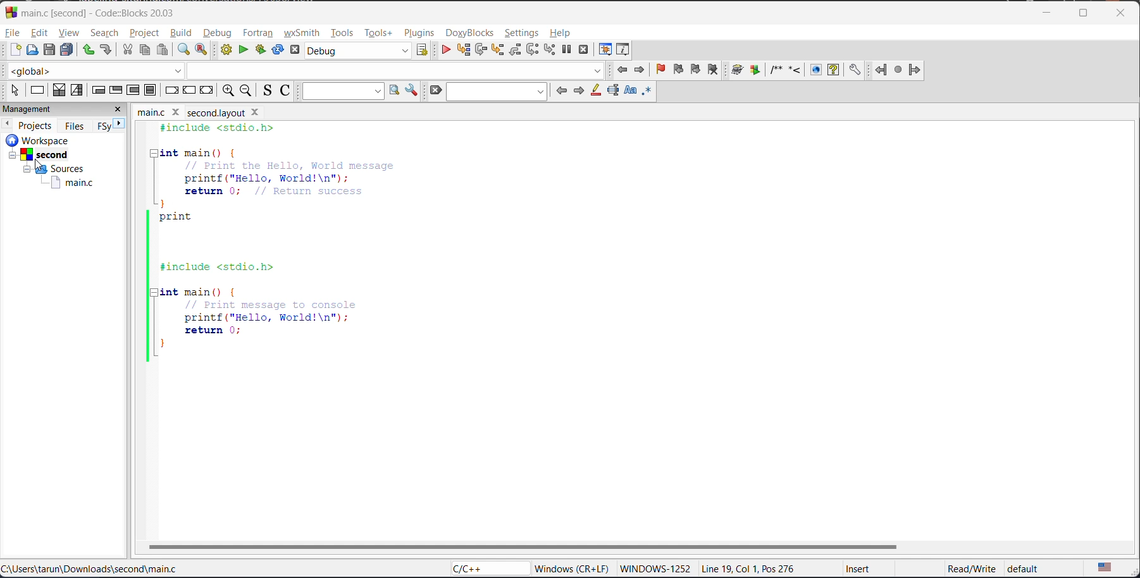 The image size is (1140, 578). Describe the element at coordinates (261, 49) in the screenshot. I see `build and run` at that location.